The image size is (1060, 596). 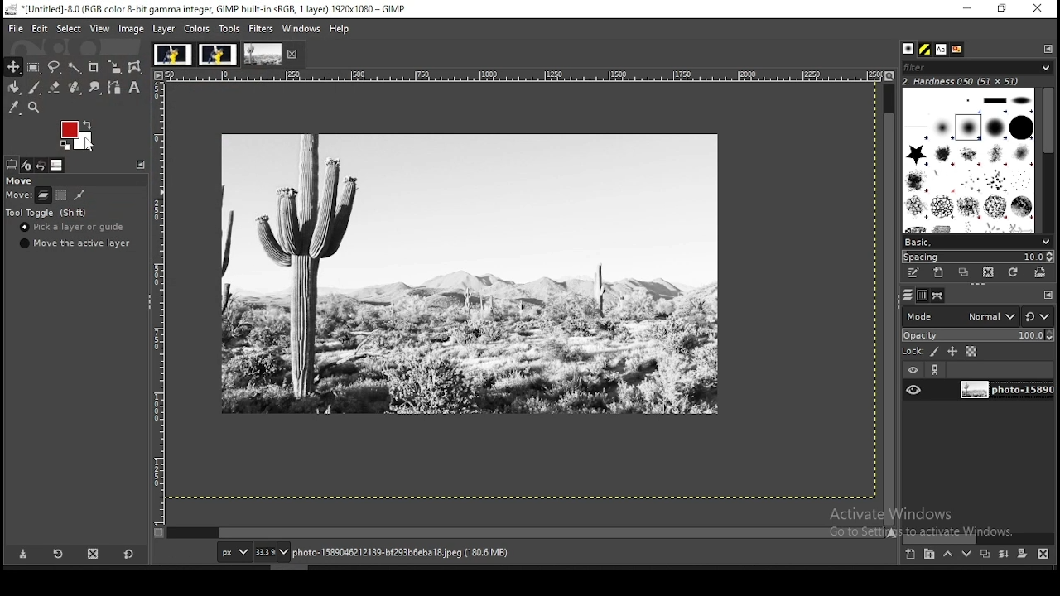 What do you see at coordinates (14, 27) in the screenshot?
I see `file` at bounding box center [14, 27].